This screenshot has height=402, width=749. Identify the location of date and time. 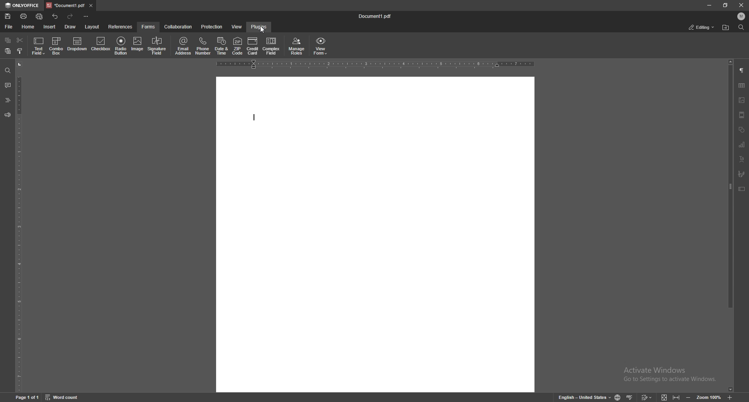
(221, 46).